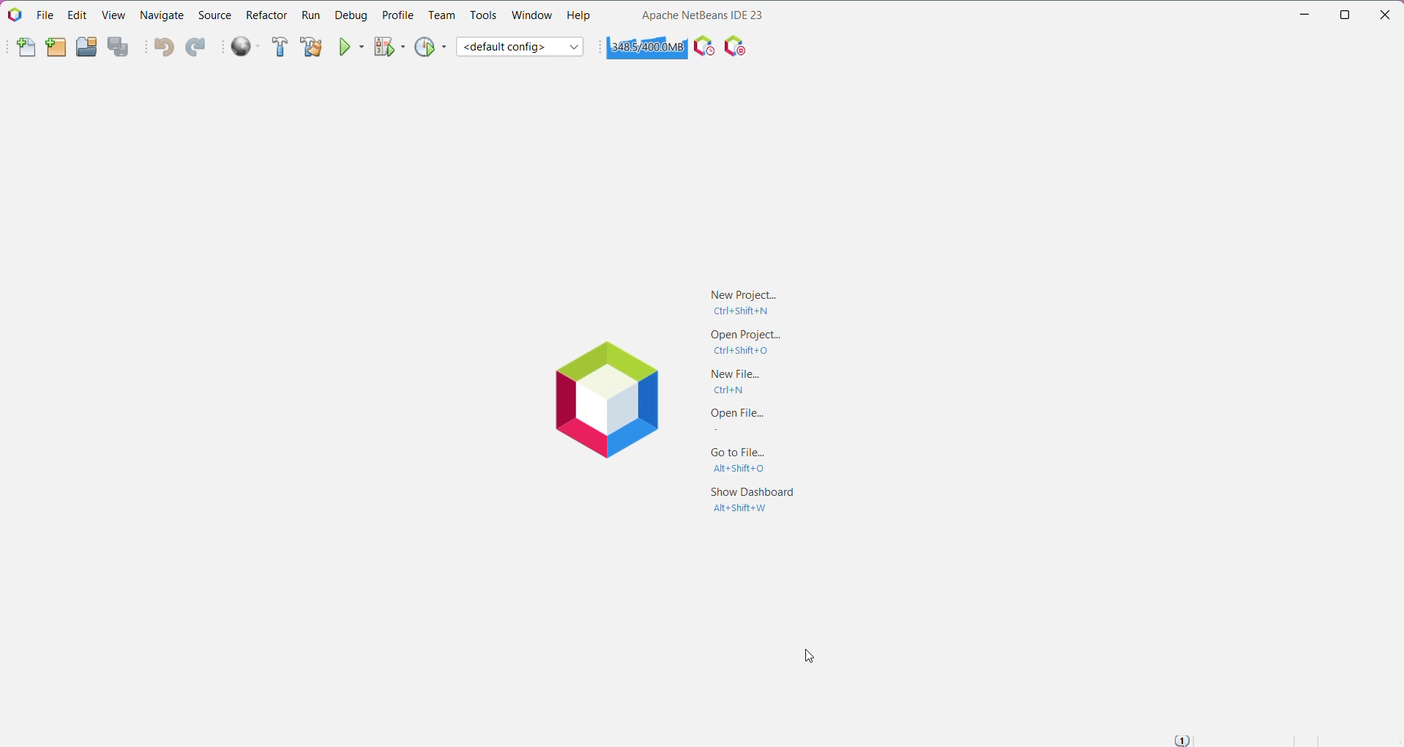  Describe the element at coordinates (390, 46) in the screenshot. I see `Debug Project` at that location.